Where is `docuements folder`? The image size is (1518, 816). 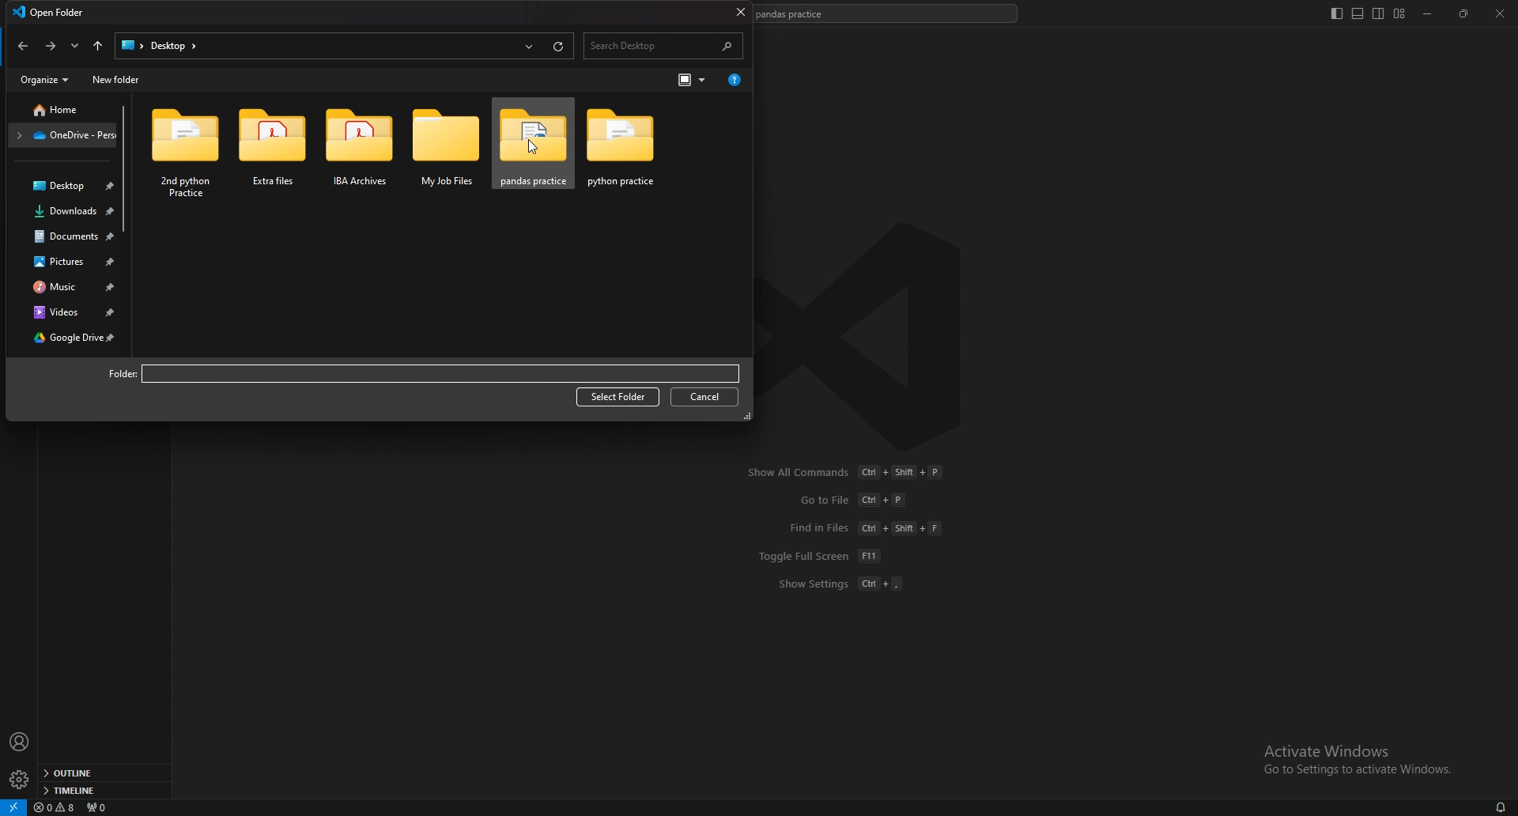
docuements folder is located at coordinates (68, 236).